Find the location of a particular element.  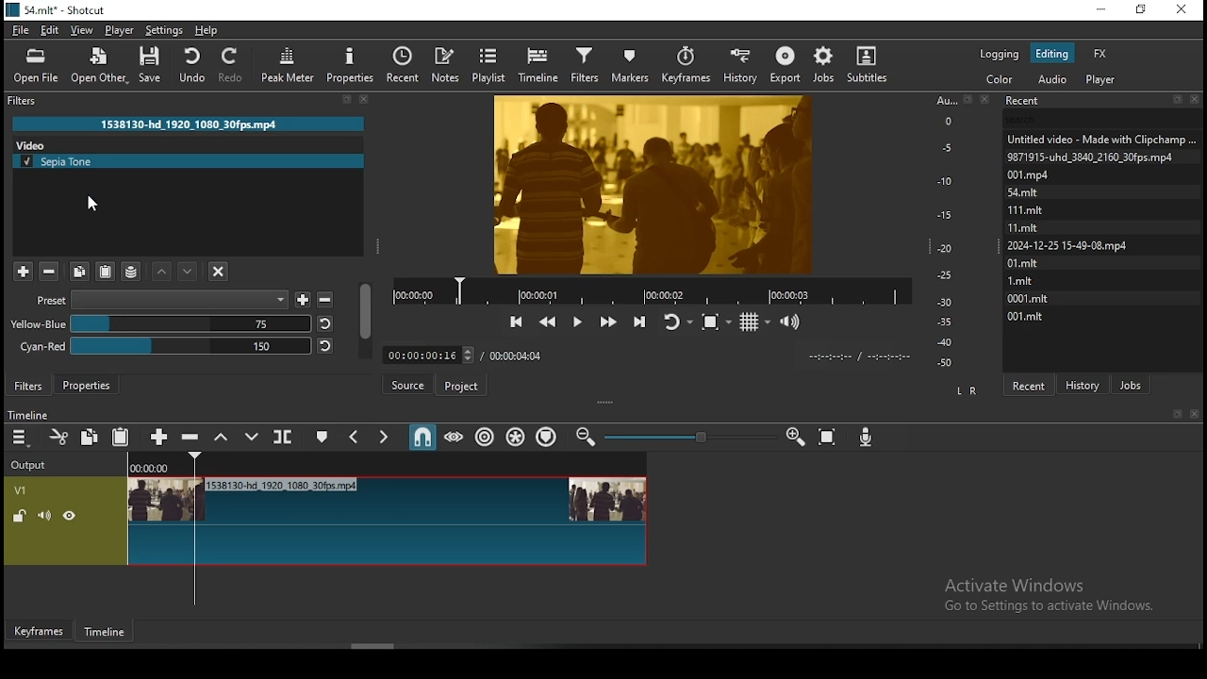

deselect filter is located at coordinates (218, 273).